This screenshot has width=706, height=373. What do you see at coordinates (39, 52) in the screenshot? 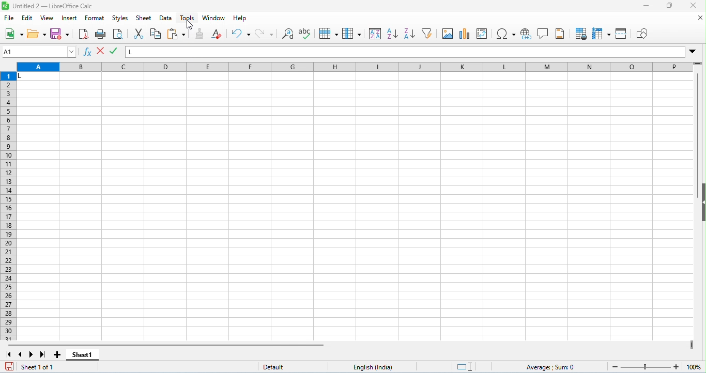
I see `selected cell number` at bounding box center [39, 52].